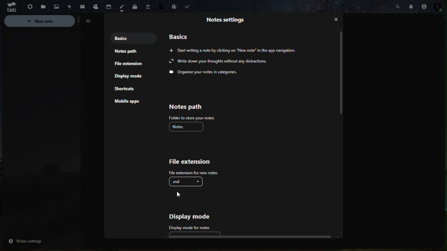  Describe the element at coordinates (39, 242) in the screenshot. I see `notes settings` at that location.